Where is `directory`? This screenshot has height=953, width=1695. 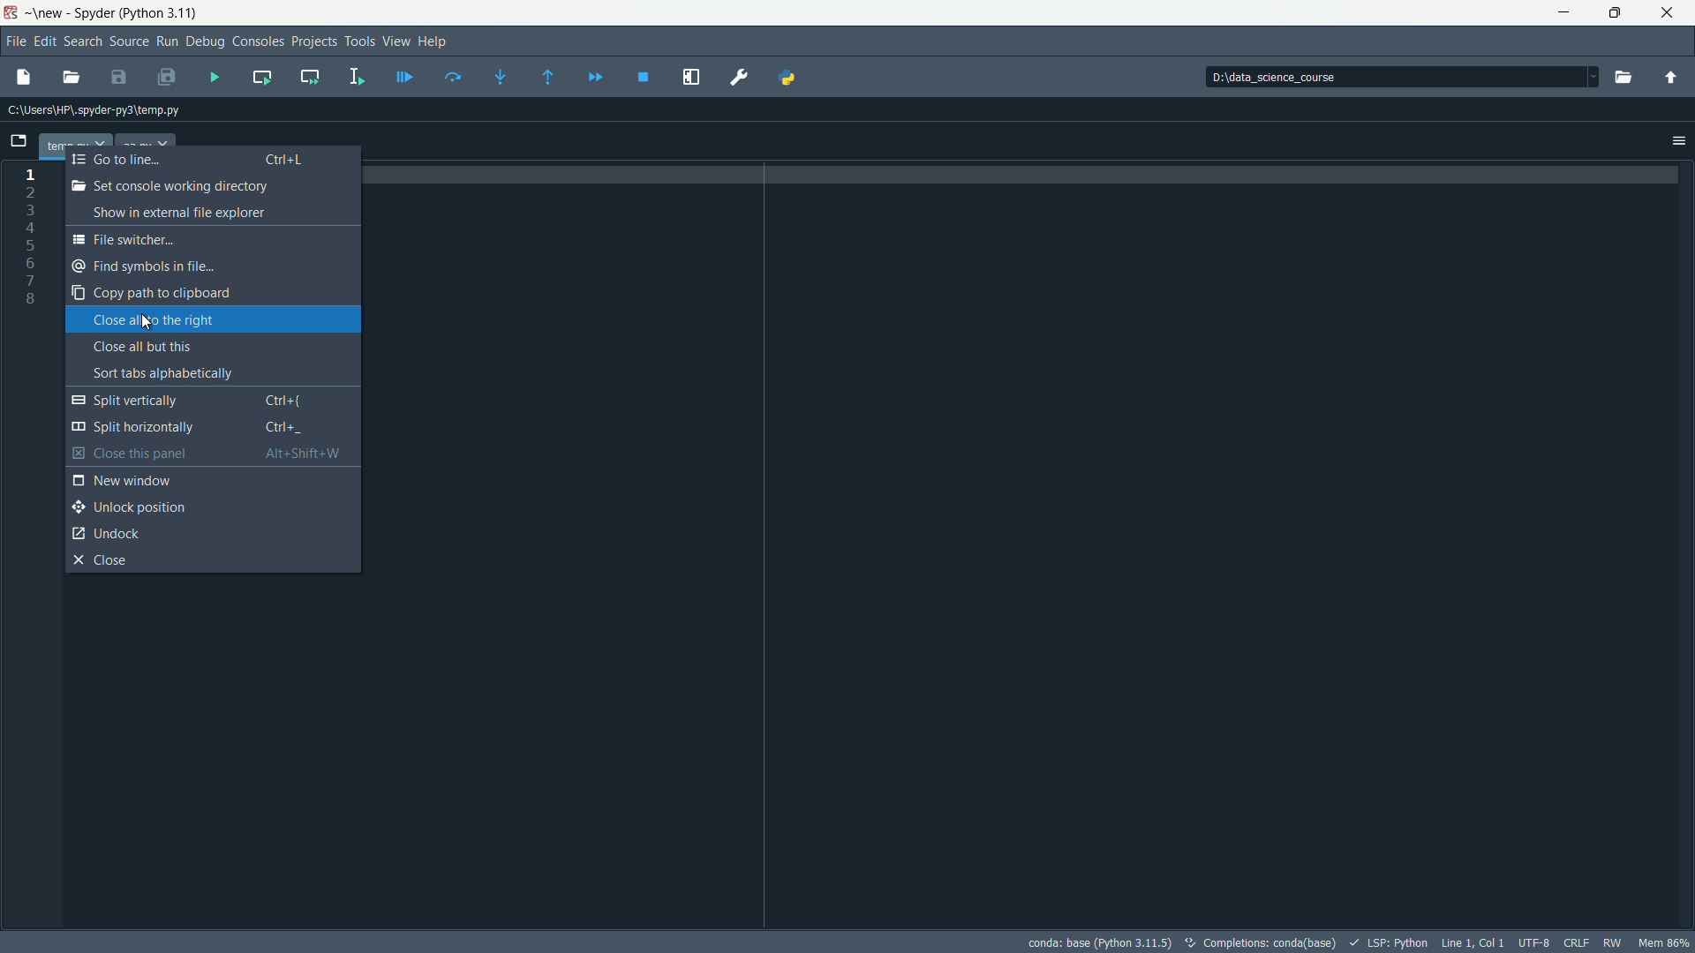 directory is located at coordinates (106, 110).